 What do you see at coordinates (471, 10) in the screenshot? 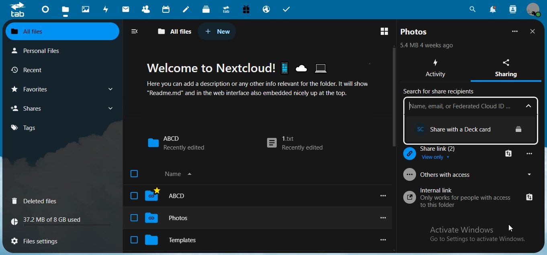
I see `search` at bounding box center [471, 10].